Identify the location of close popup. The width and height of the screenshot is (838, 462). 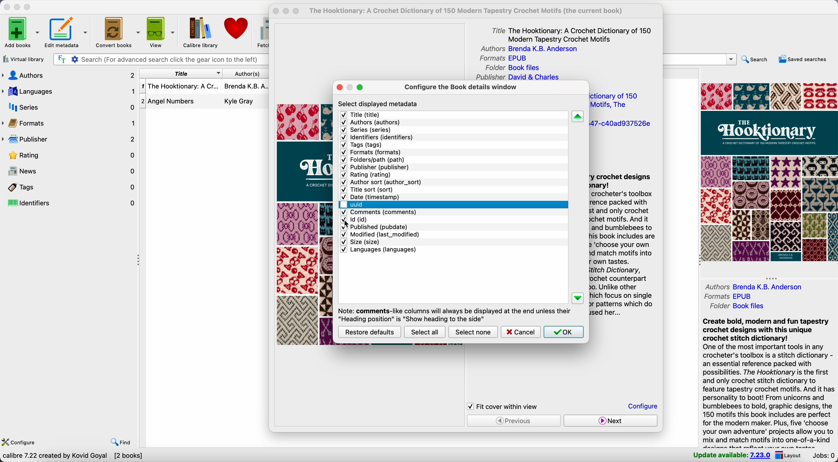
(340, 88).